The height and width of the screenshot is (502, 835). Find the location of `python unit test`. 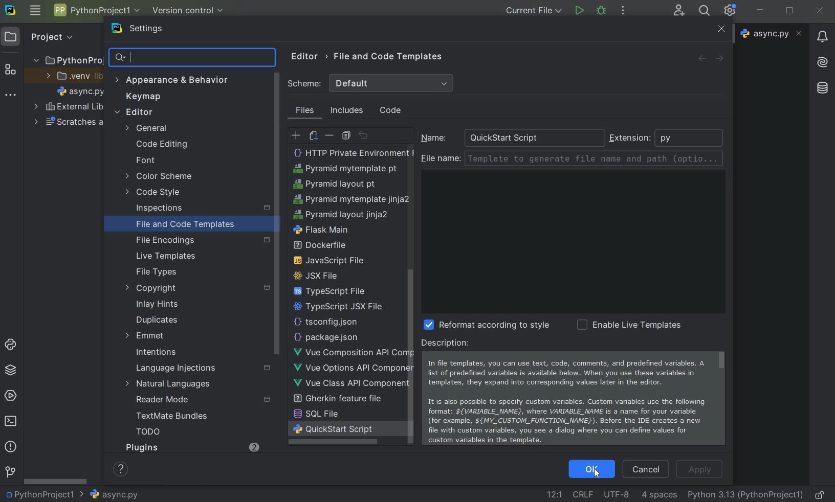

python unit test is located at coordinates (333, 244).